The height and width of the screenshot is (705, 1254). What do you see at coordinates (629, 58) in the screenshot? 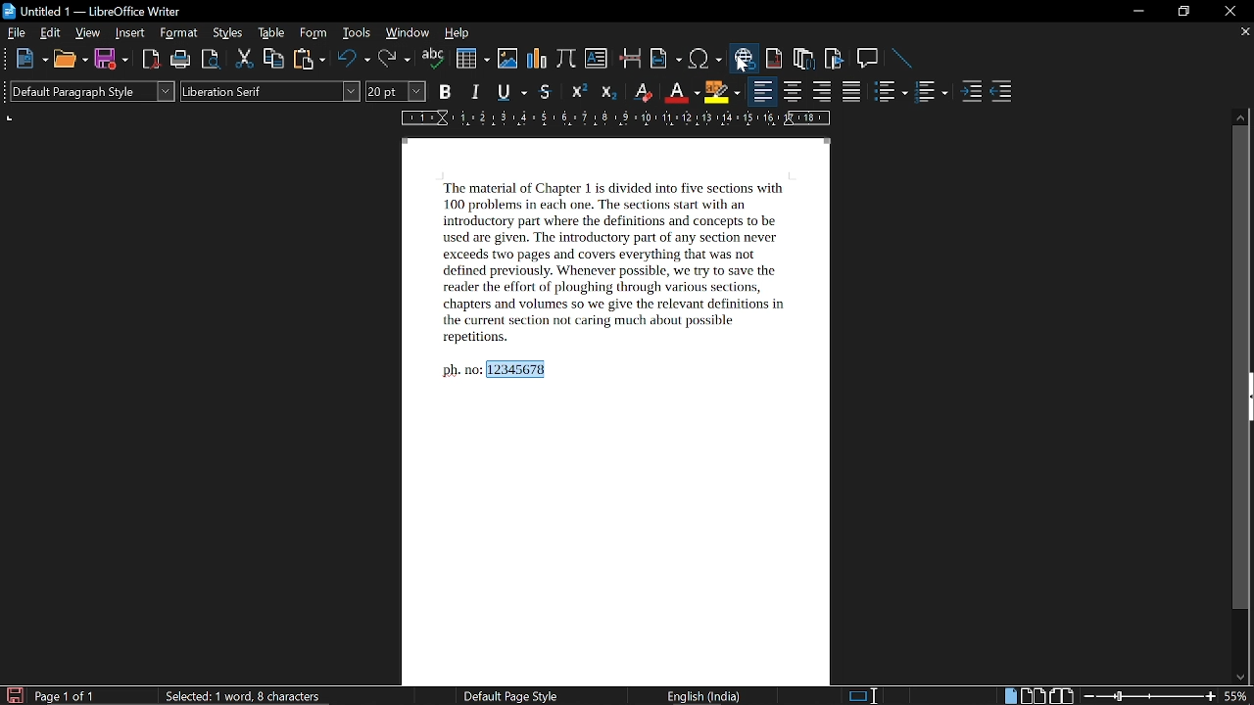
I see `insert pagebreak` at bounding box center [629, 58].